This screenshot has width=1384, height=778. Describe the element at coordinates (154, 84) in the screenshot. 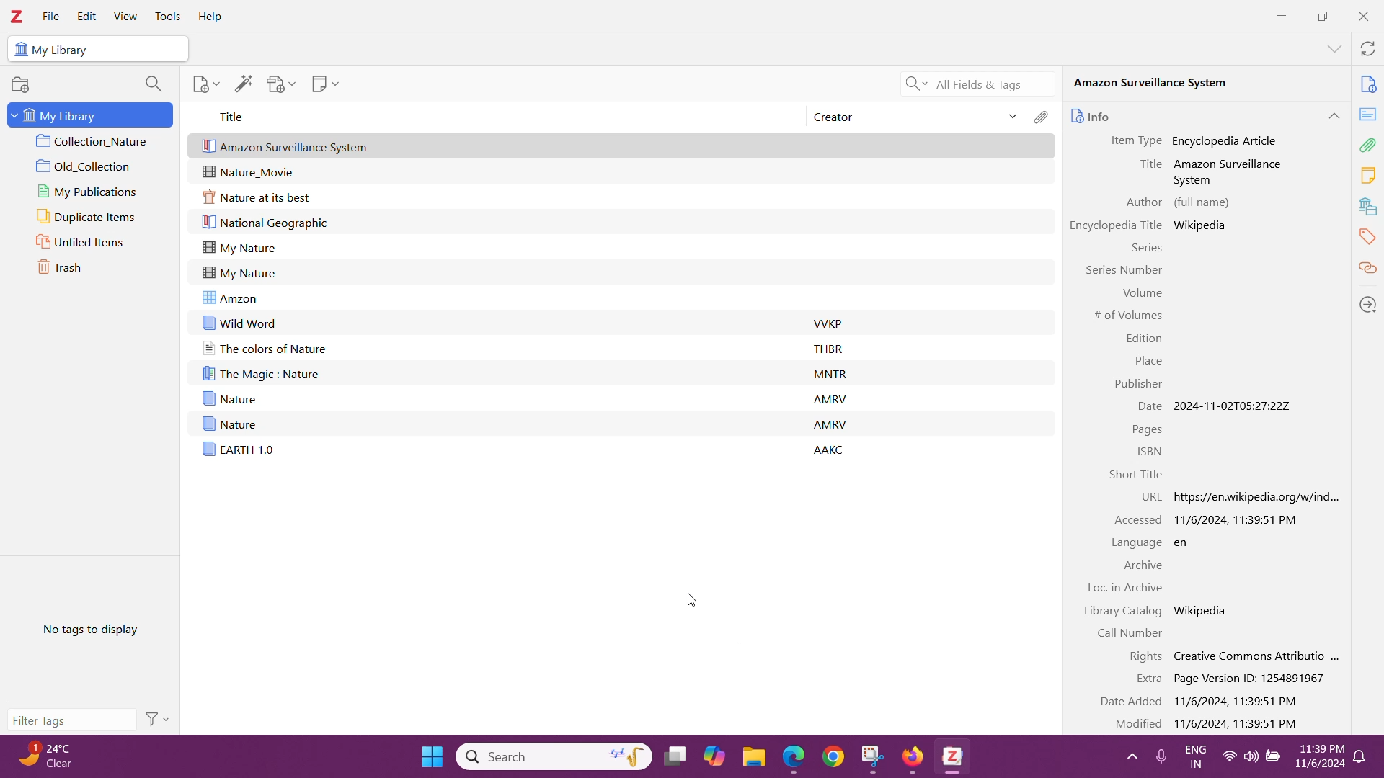

I see `Filter Collection` at that location.